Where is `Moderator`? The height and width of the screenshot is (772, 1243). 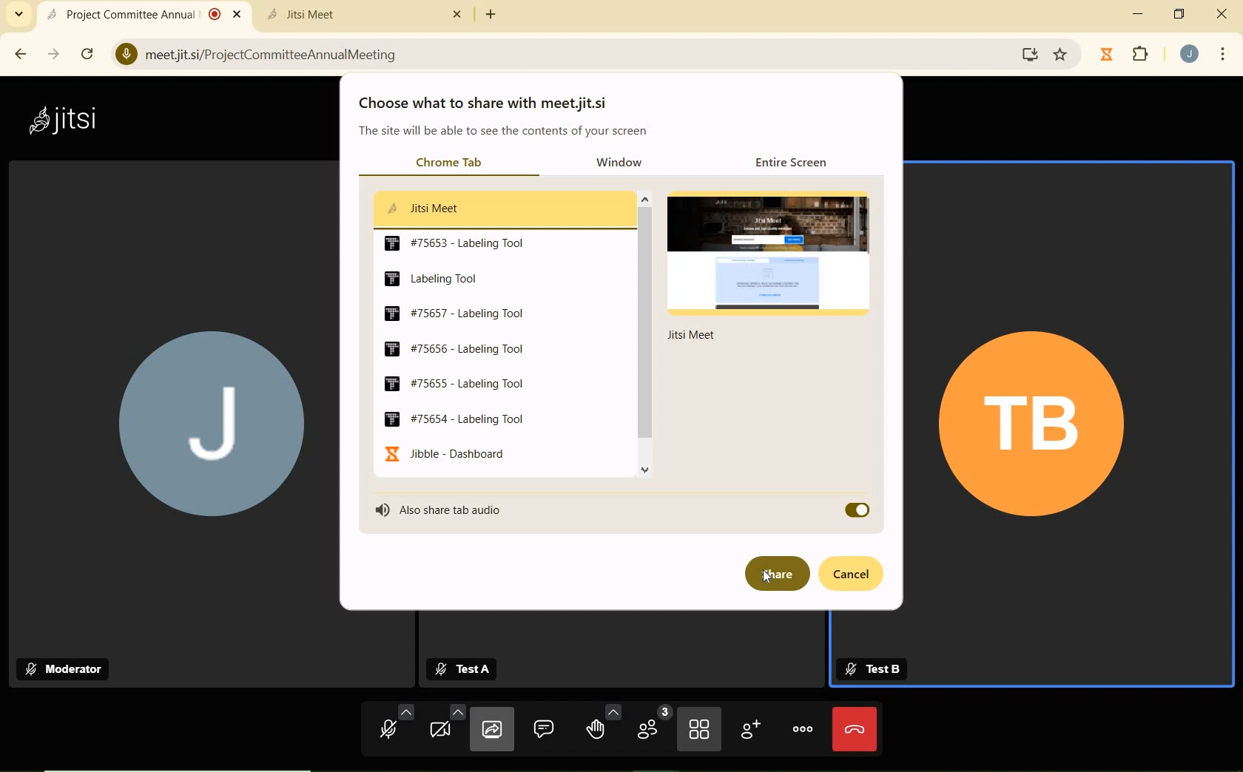 Moderator is located at coordinates (67, 669).